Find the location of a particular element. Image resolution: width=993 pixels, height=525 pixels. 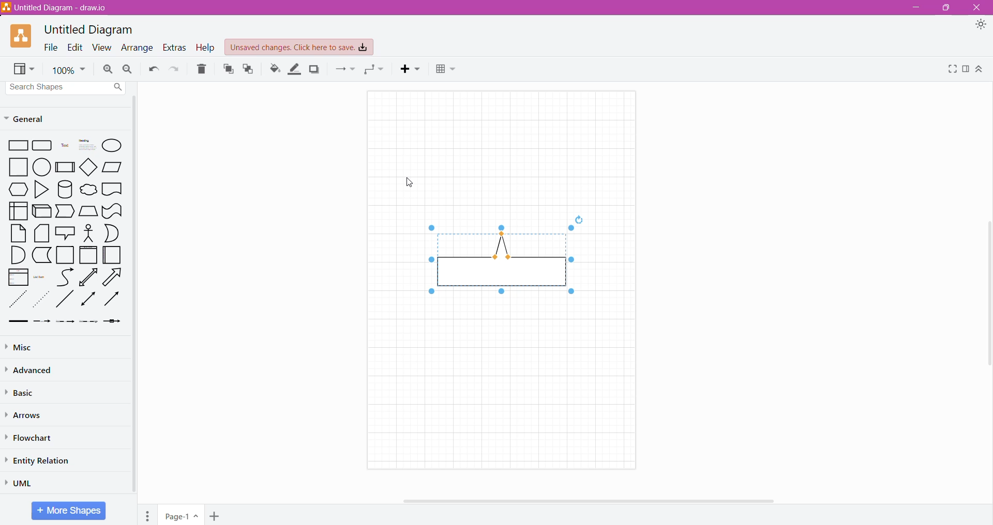

Add Page is located at coordinates (214, 516).